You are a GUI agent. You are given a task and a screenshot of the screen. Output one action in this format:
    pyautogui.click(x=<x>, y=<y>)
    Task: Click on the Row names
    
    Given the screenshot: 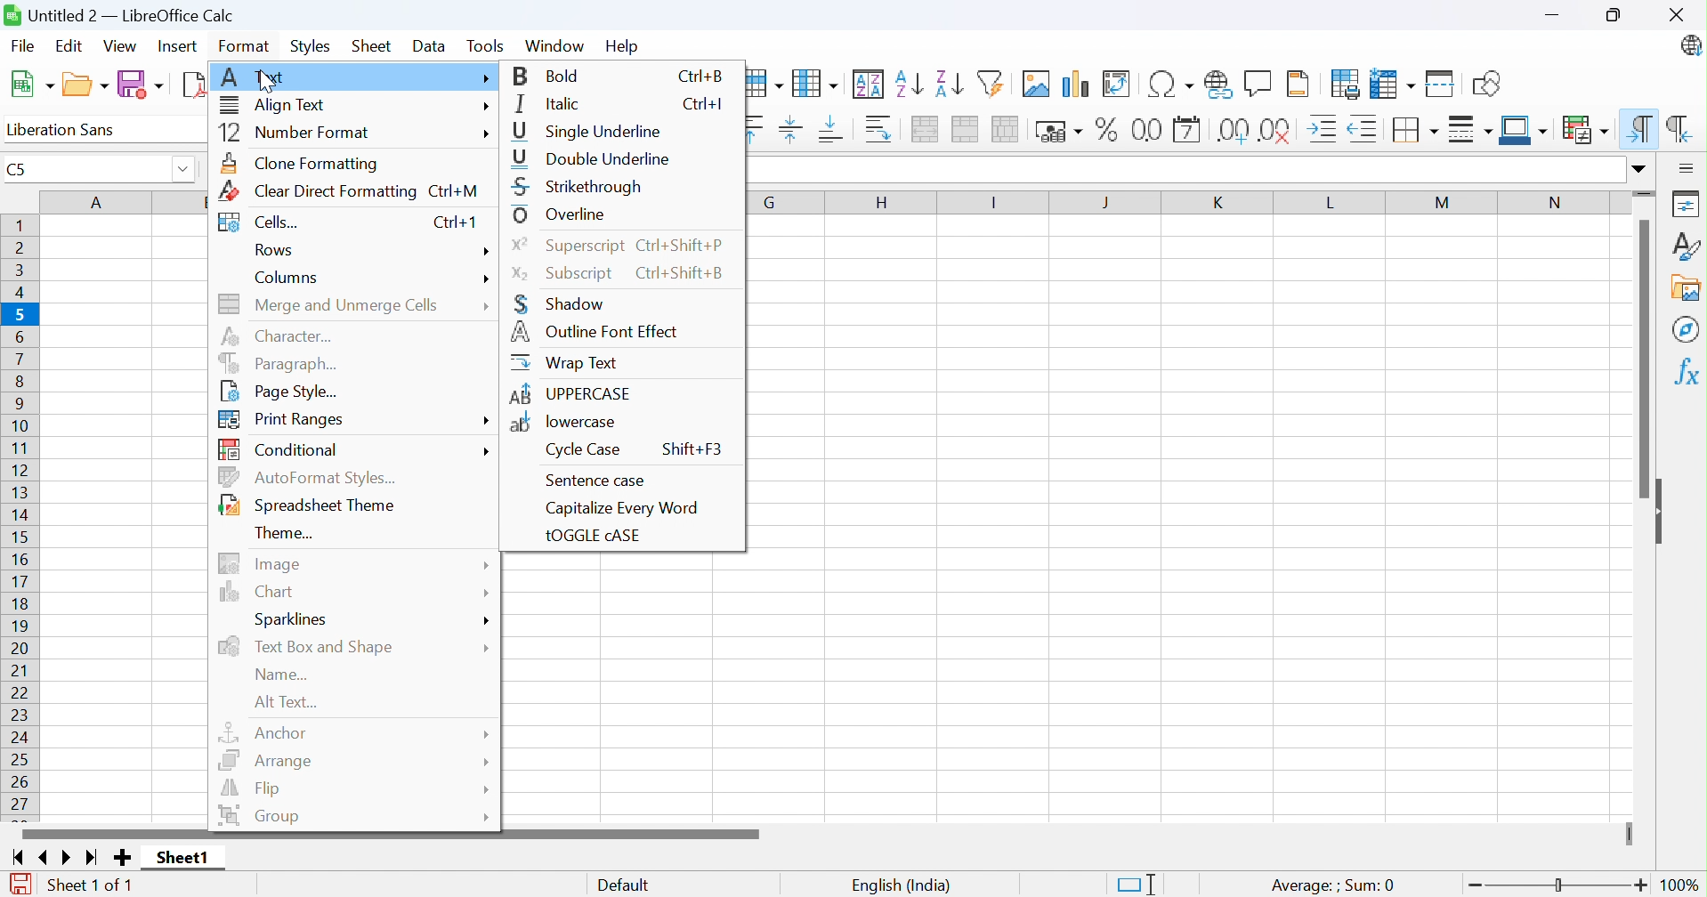 What is the action you would take?
    pyautogui.click(x=20, y=520)
    